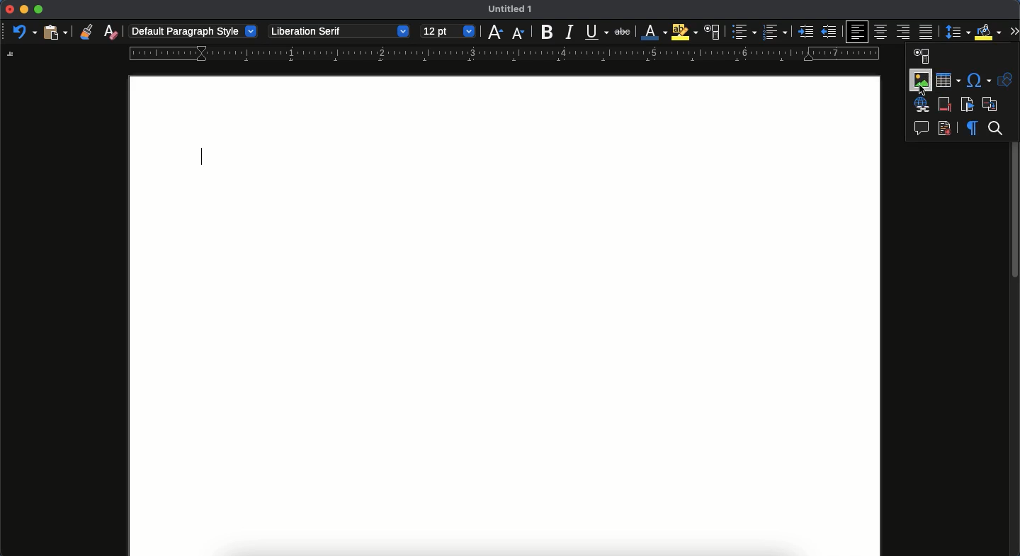  Describe the element at coordinates (971, 128) in the screenshot. I see `formatting marks` at that location.